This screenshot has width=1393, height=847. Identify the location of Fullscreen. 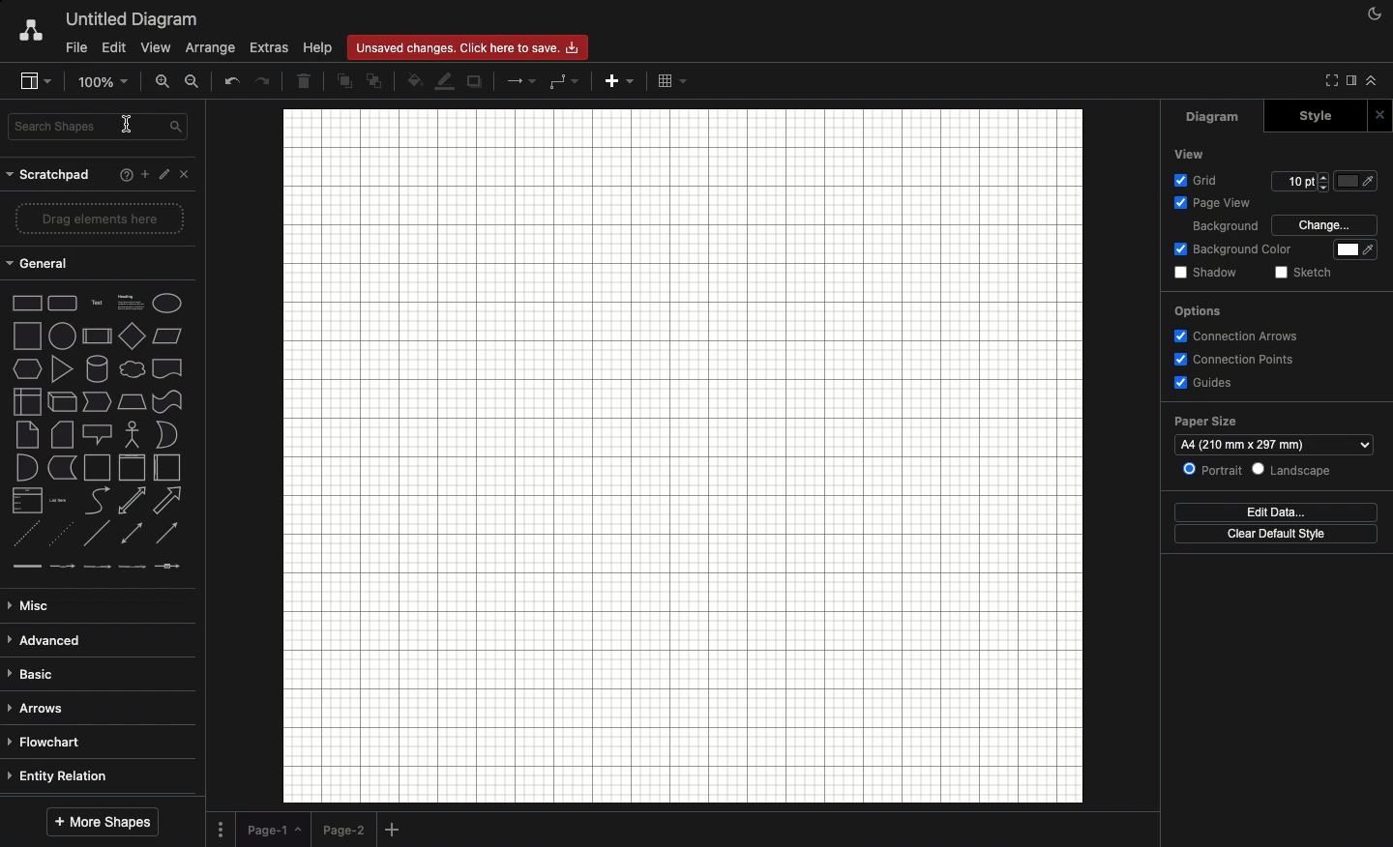
(1328, 80).